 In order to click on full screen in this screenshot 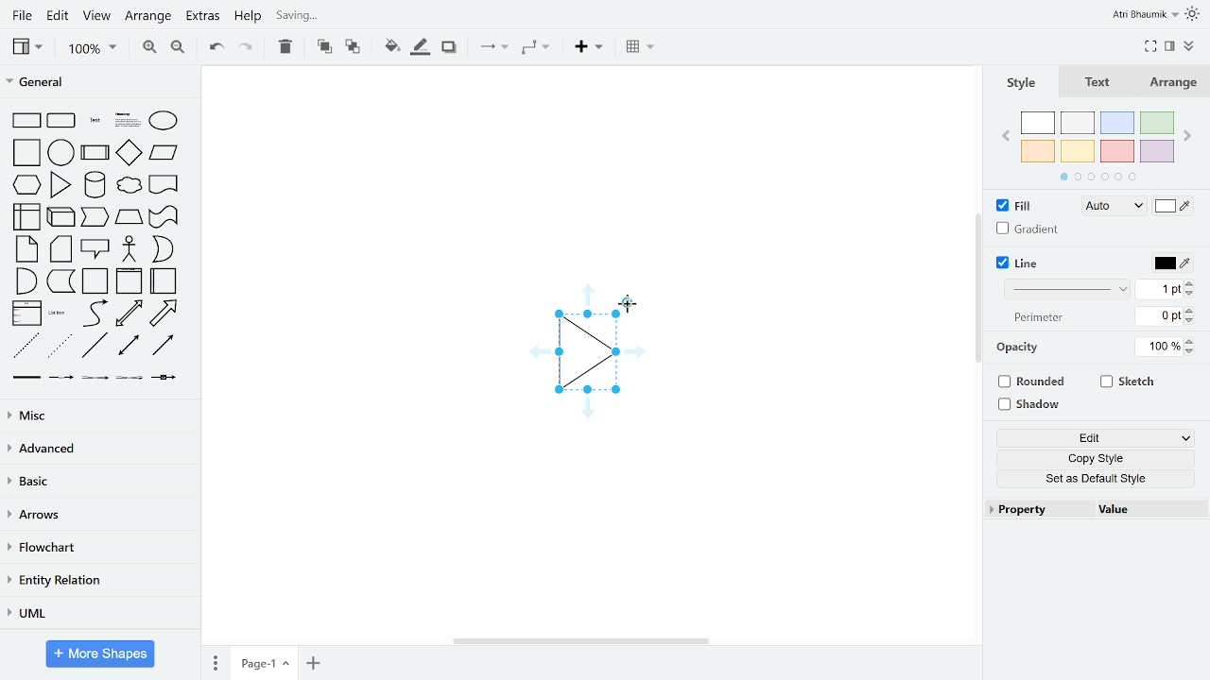, I will do `click(1151, 44)`.